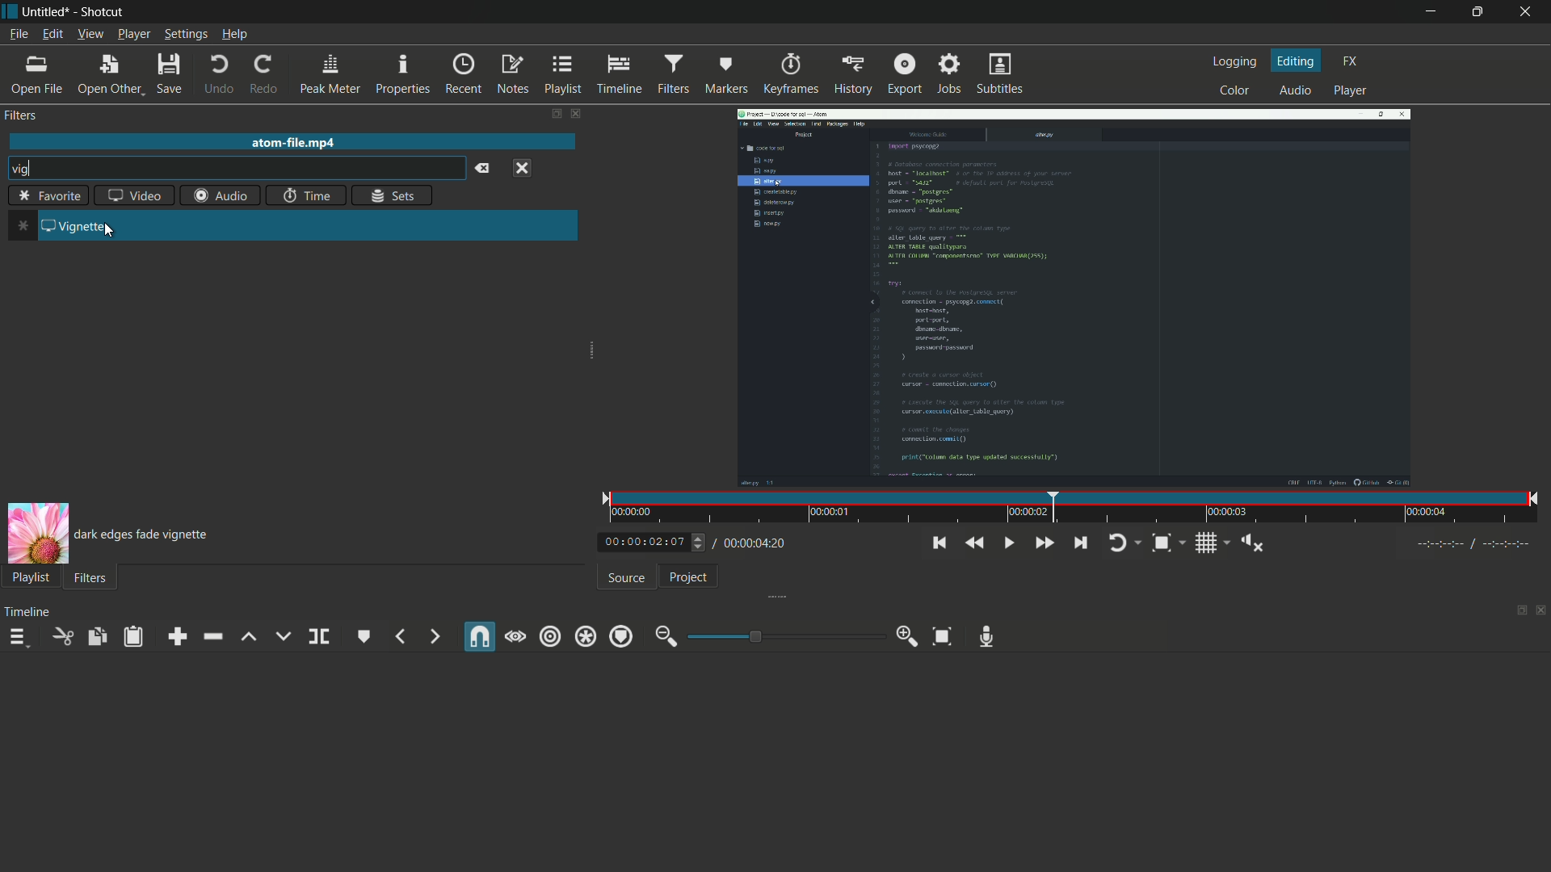 The width and height of the screenshot is (1551, 872). What do you see at coordinates (250, 636) in the screenshot?
I see `lift` at bounding box center [250, 636].